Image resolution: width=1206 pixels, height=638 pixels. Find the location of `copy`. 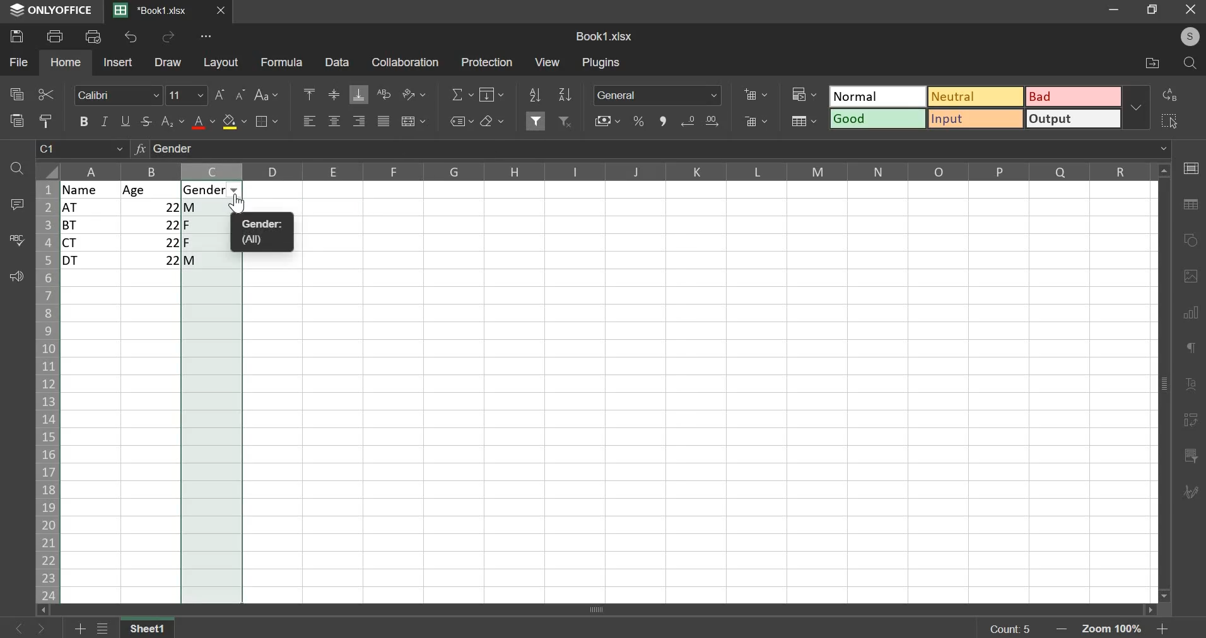

copy is located at coordinates (16, 93).